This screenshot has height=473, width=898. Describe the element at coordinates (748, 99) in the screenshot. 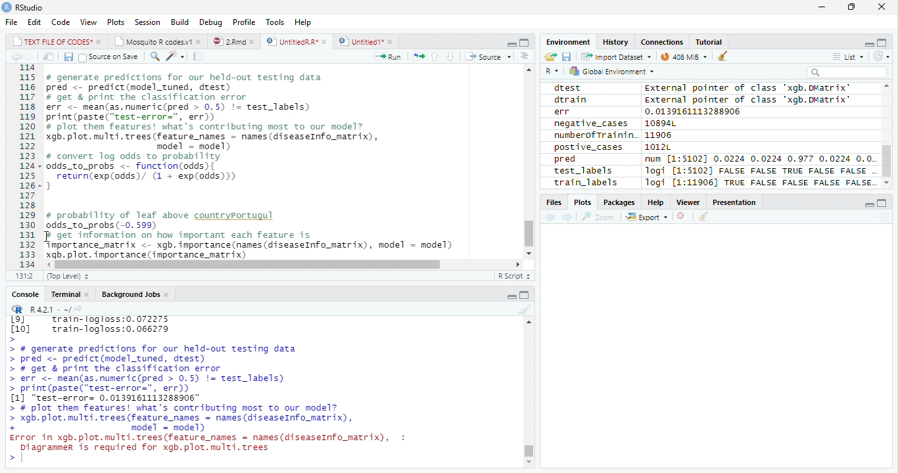

I see `External pointer of class "xgb.DMatrix'` at that location.